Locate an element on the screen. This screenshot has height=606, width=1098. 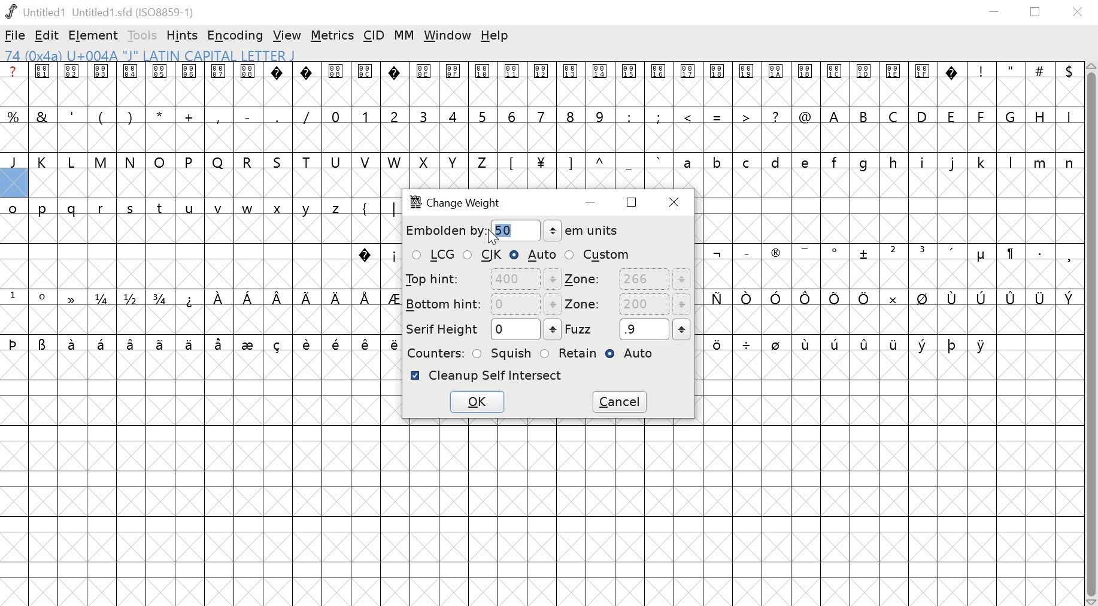
METRICS is located at coordinates (332, 37).